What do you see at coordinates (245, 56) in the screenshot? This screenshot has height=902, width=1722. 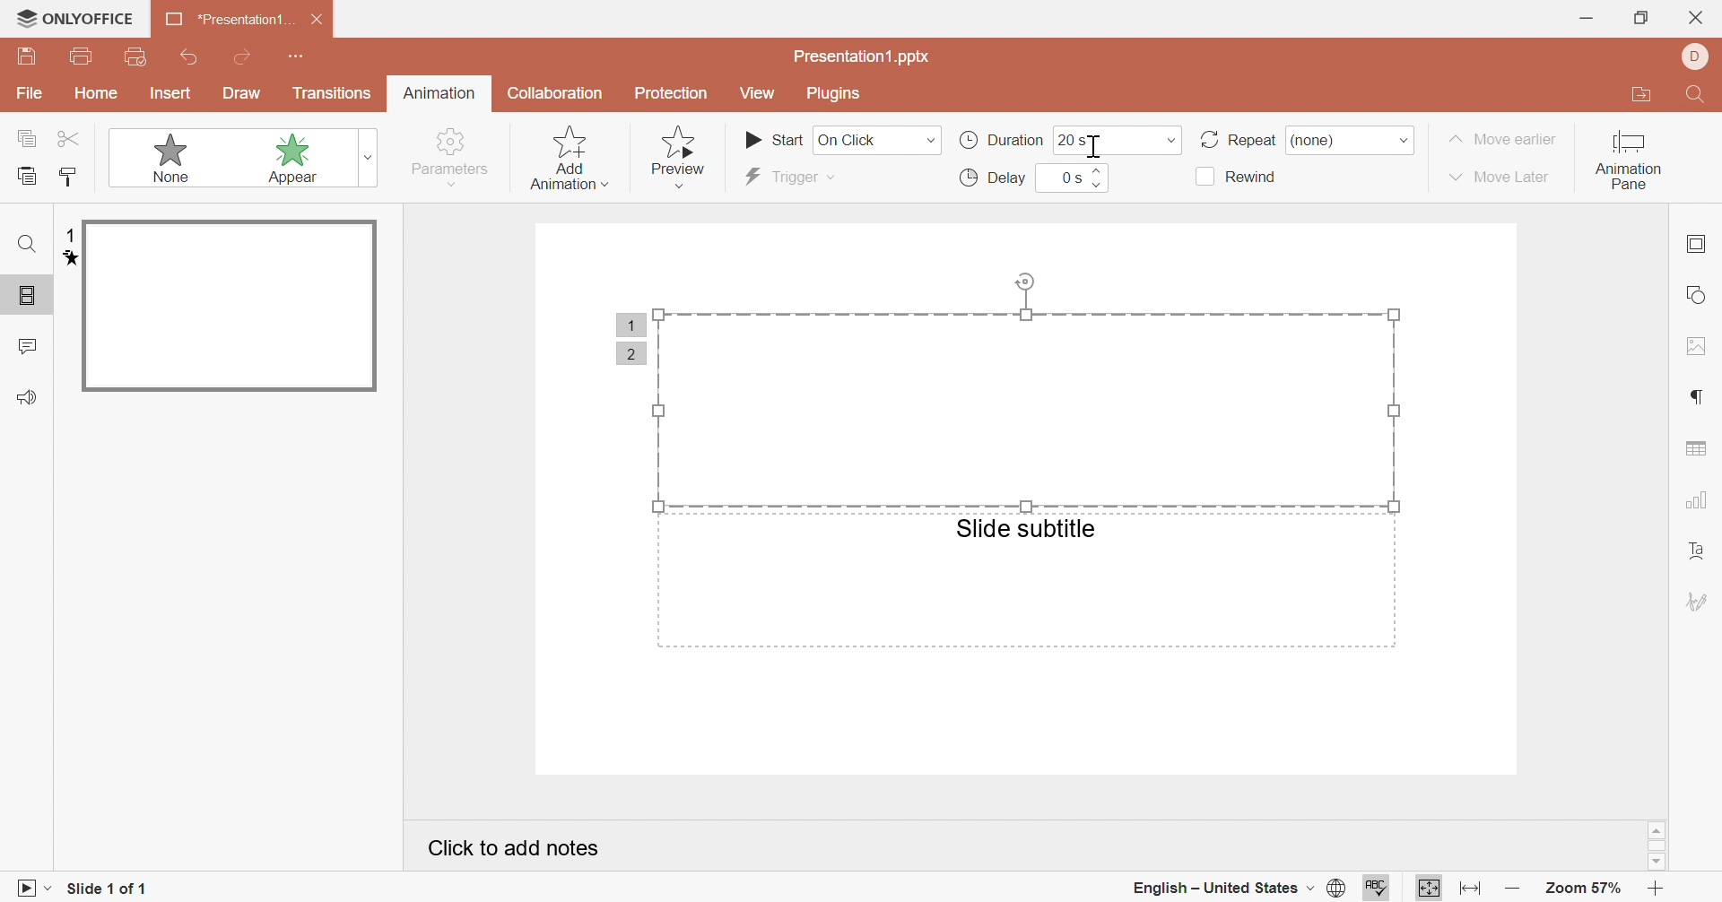 I see `redo` at bounding box center [245, 56].